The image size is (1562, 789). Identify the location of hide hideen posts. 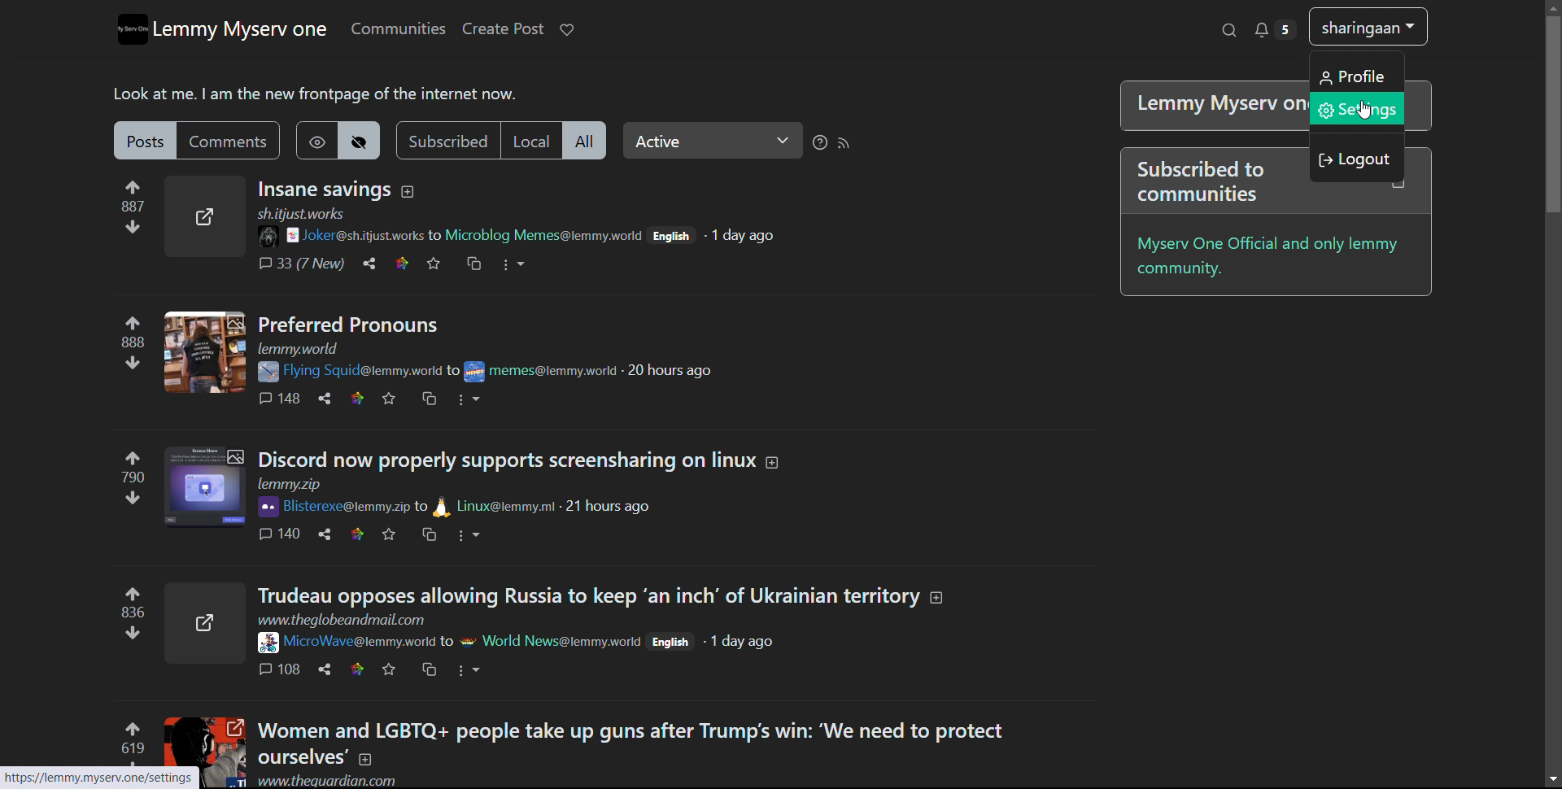
(360, 140).